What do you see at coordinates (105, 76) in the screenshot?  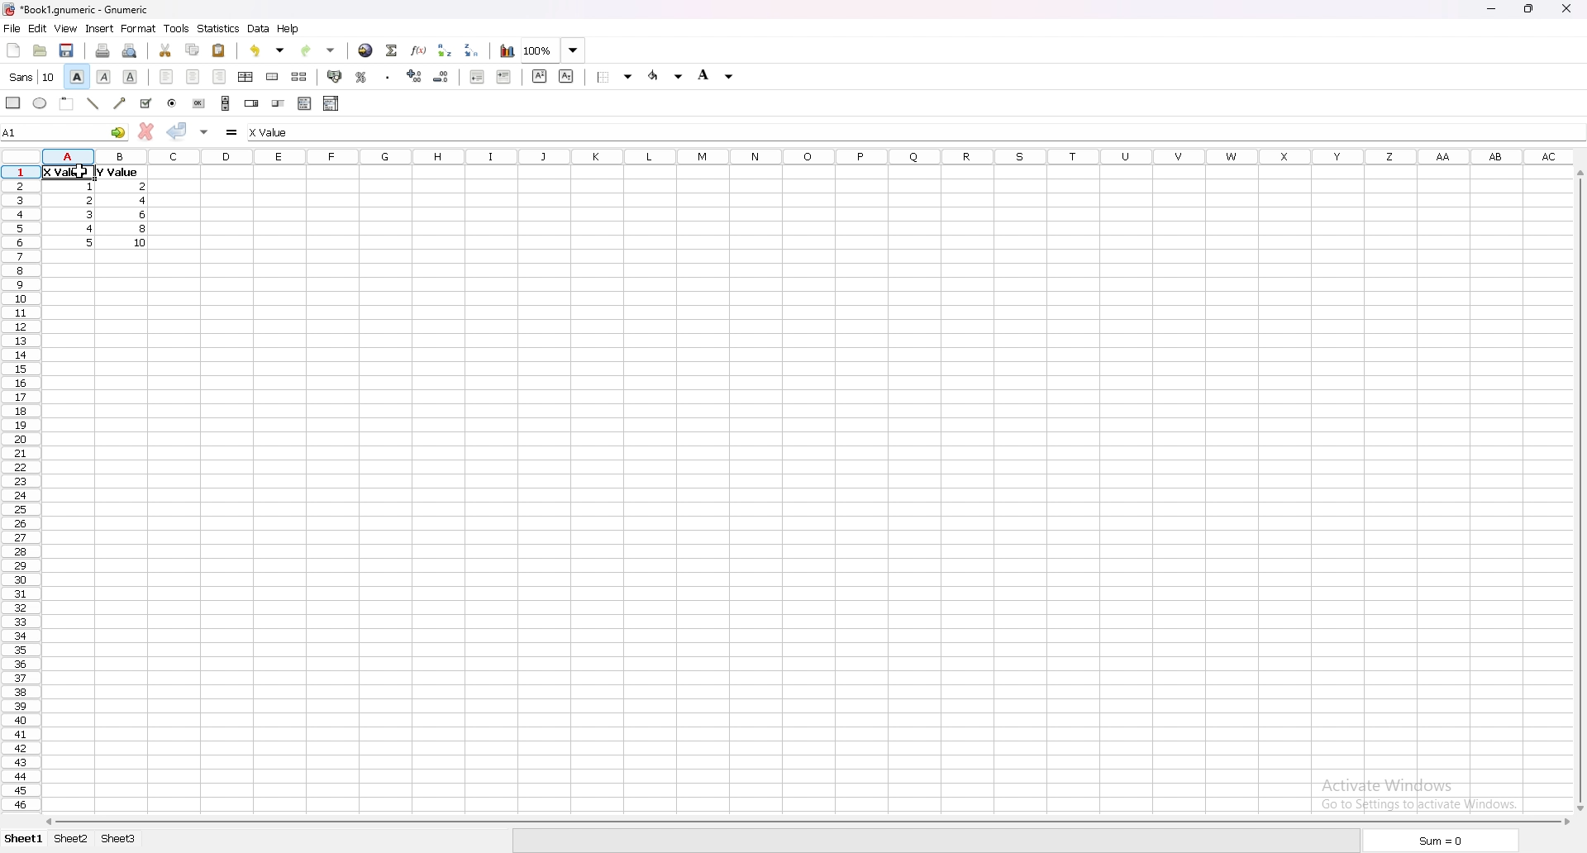 I see `italic` at bounding box center [105, 76].